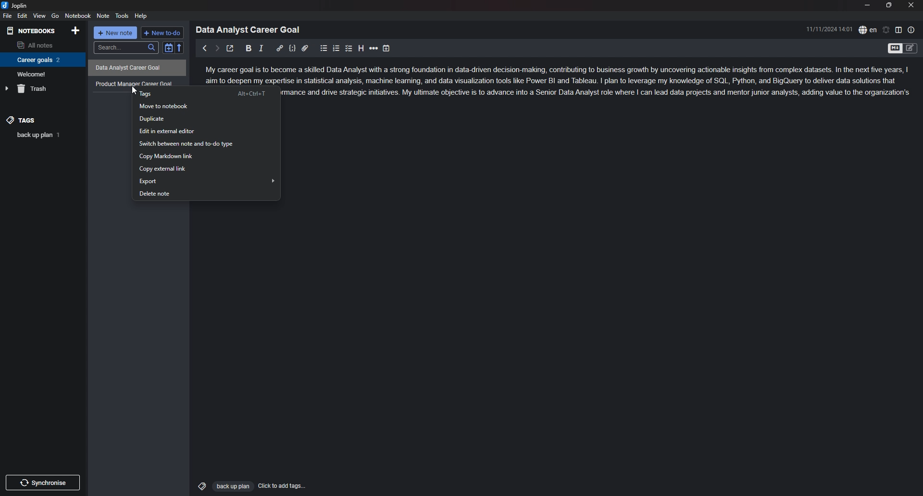 This screenshot has height=496, width=923. What do you see at coordinates (42, 120) in the screenshot?
I see `tags` at bounding box center [42, 120].